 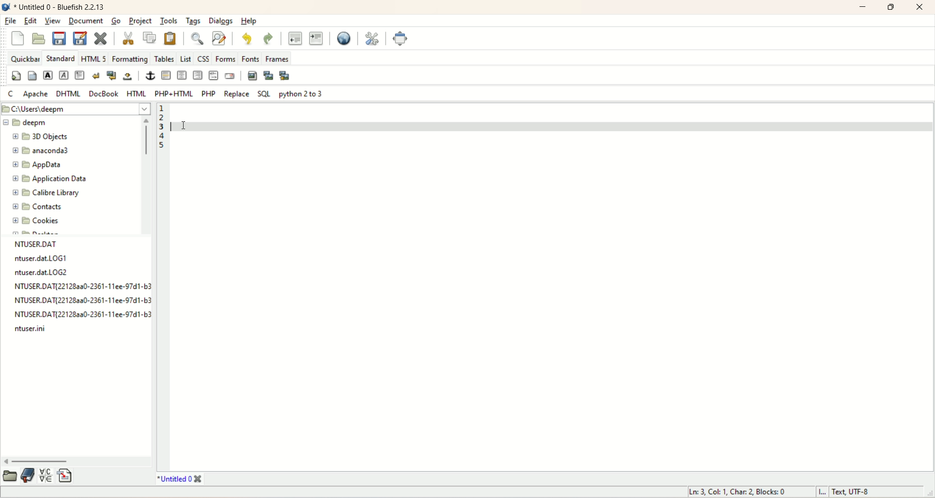 I want to click on fullscreen, so click(x=400, y=39).